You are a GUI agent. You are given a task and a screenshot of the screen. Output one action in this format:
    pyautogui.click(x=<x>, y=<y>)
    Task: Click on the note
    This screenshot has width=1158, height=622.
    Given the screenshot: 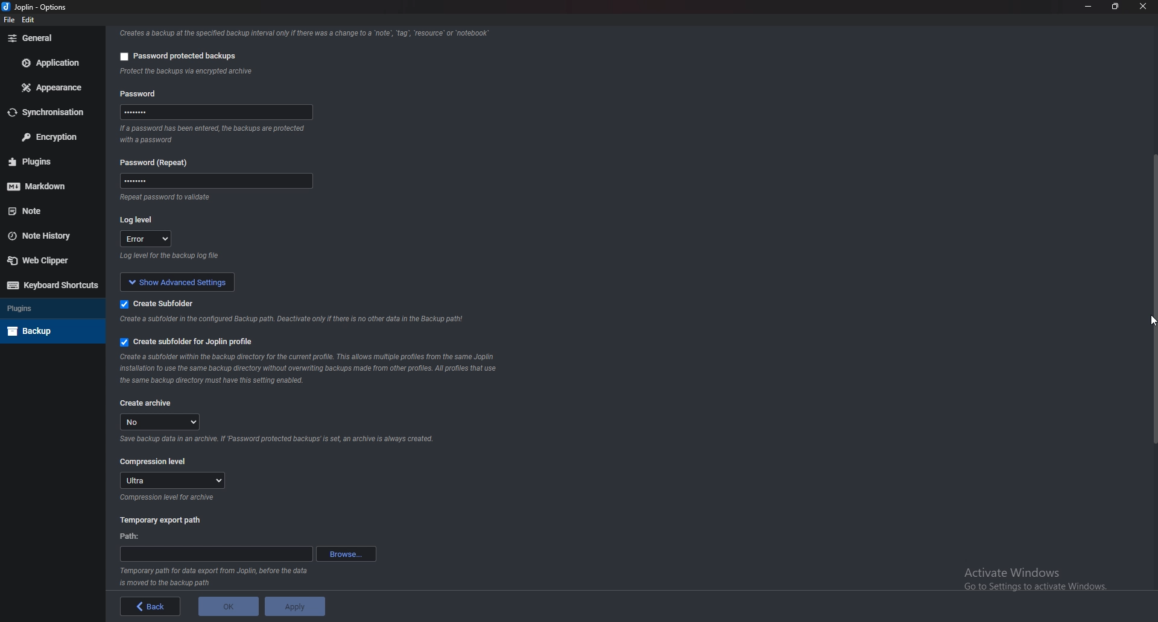 What is the action you would take?
    pyautogui.click(x=48, y=211)
    